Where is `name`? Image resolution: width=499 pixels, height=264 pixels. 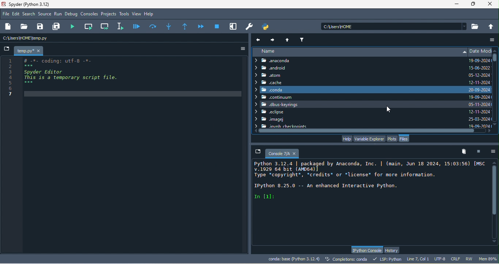
name is located at coordinates (359, 52).